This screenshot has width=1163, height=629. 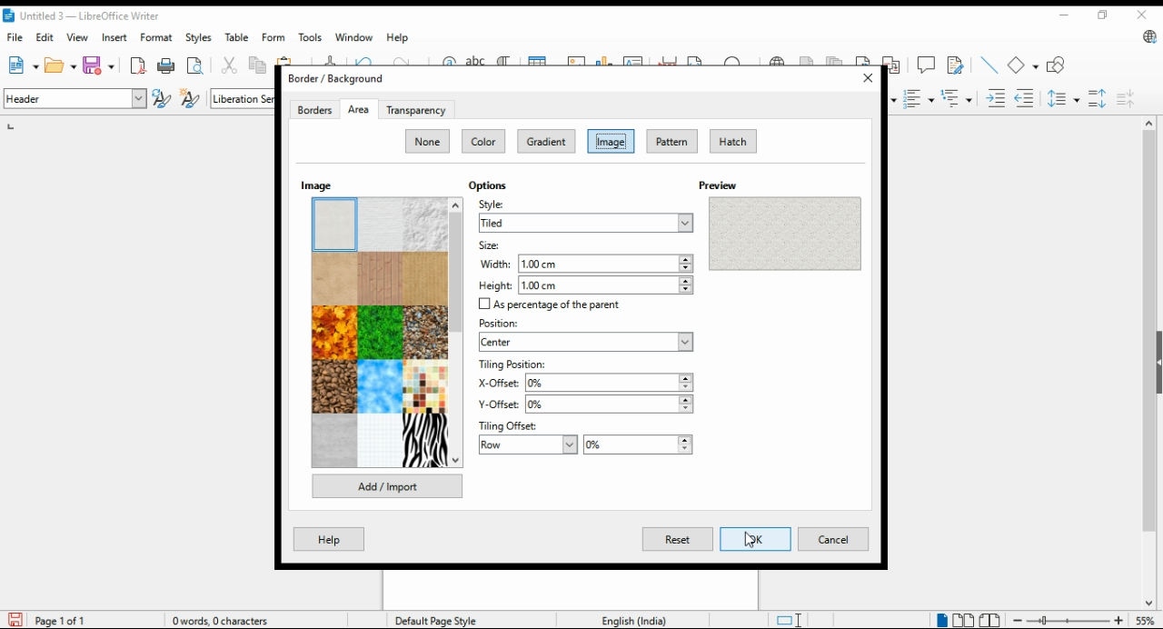 What do you see at coordinates (342, 79) in the screenshot?
I see `border/background window` at bounding box center [342, 79].